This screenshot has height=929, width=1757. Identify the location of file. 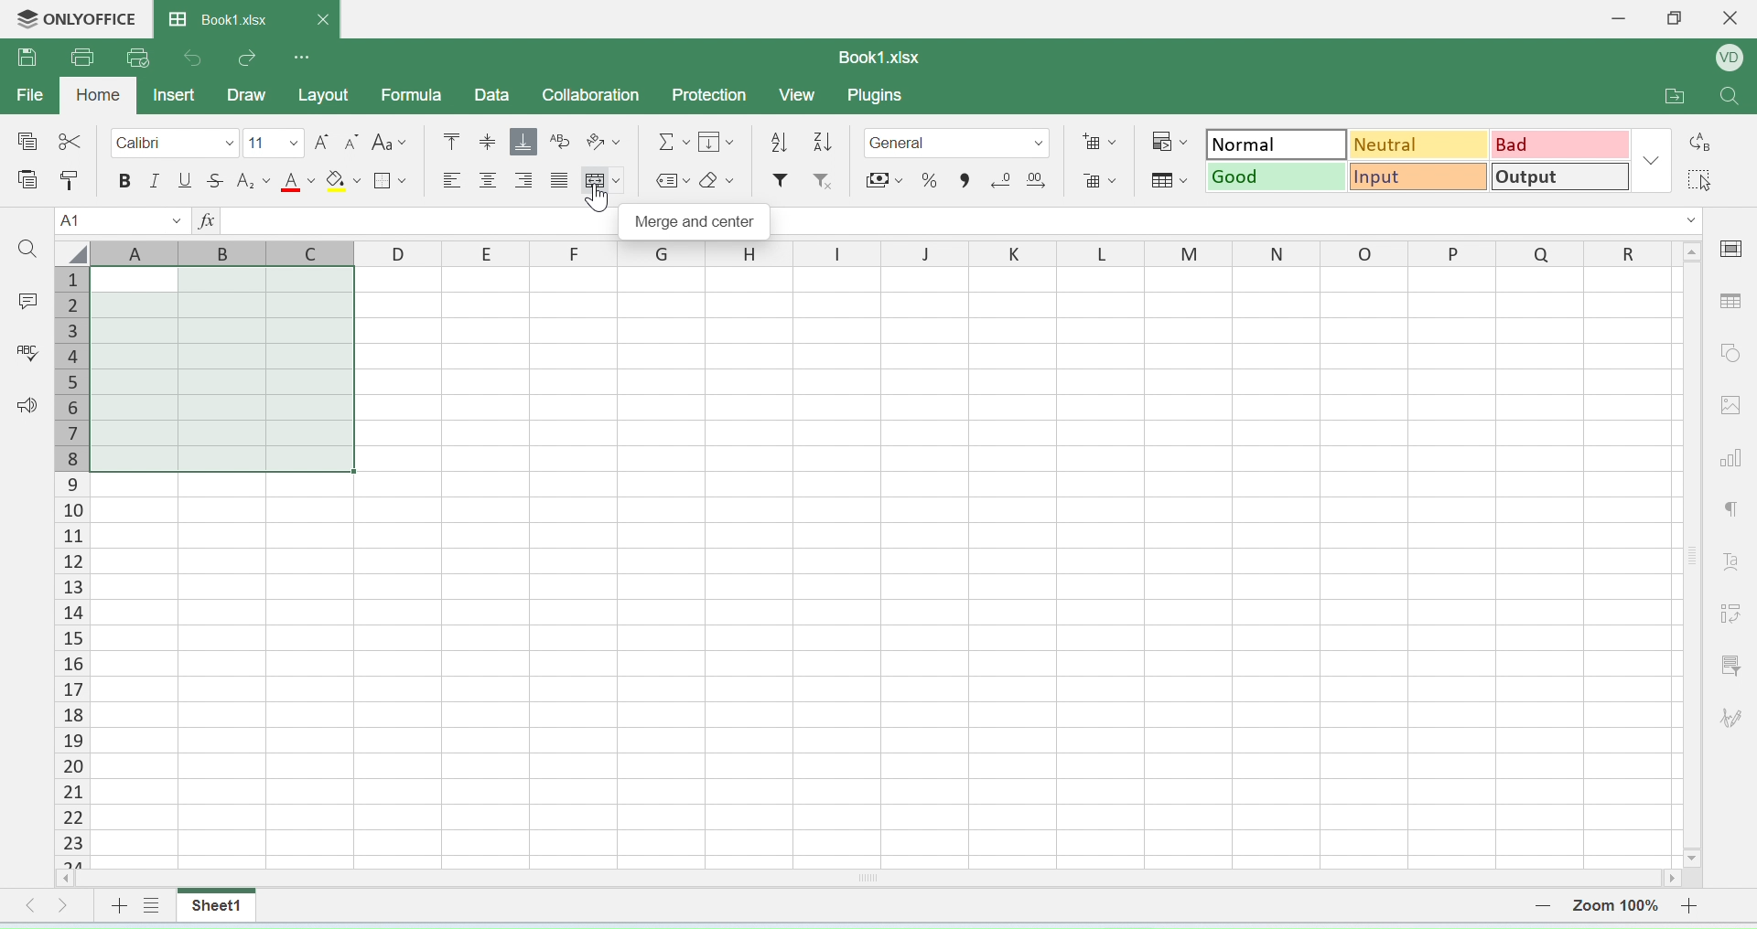
(34, 98).